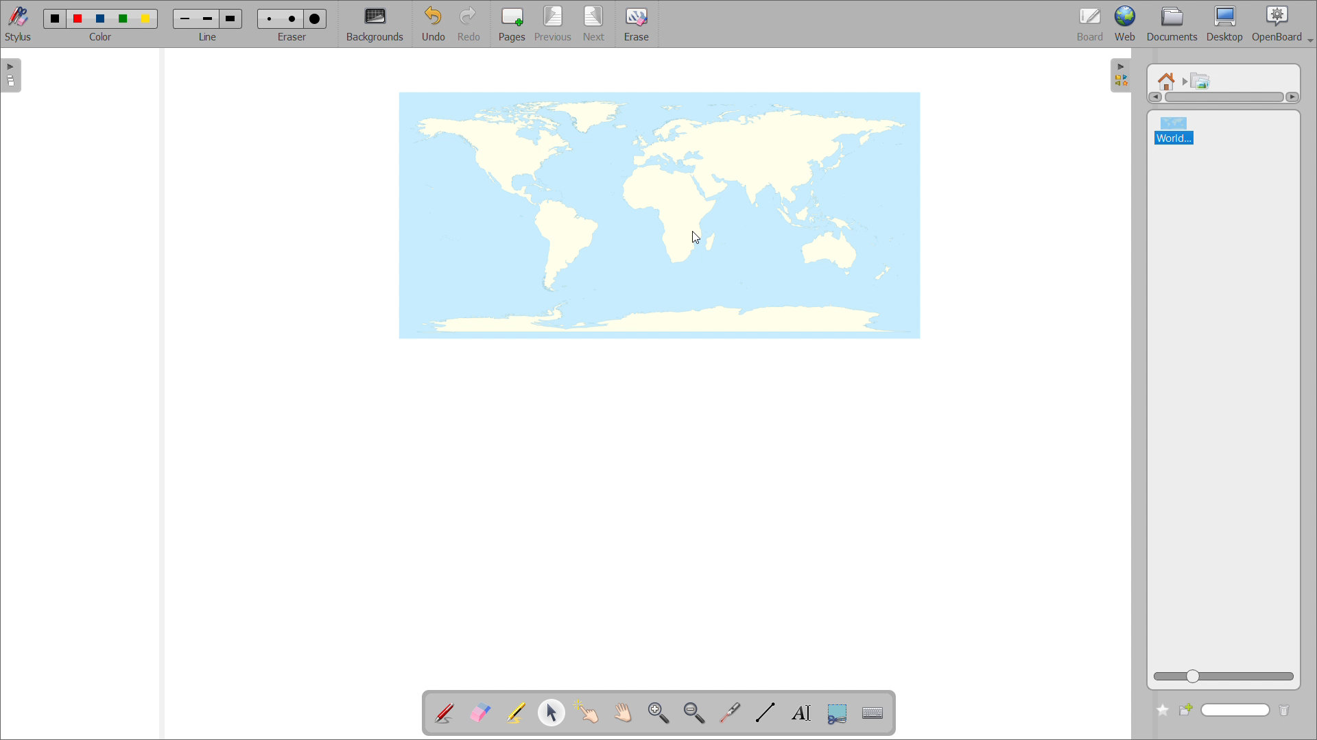 The width and height of the screenshot is (1317, 740). I want to click on pages, so click(512, 24).